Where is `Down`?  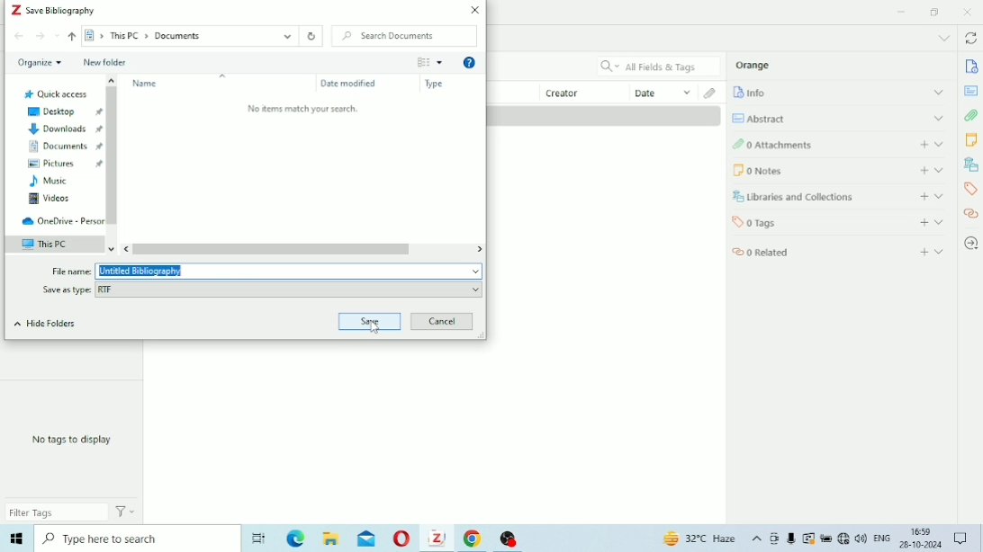
Down is located at coordinates (113, 246).